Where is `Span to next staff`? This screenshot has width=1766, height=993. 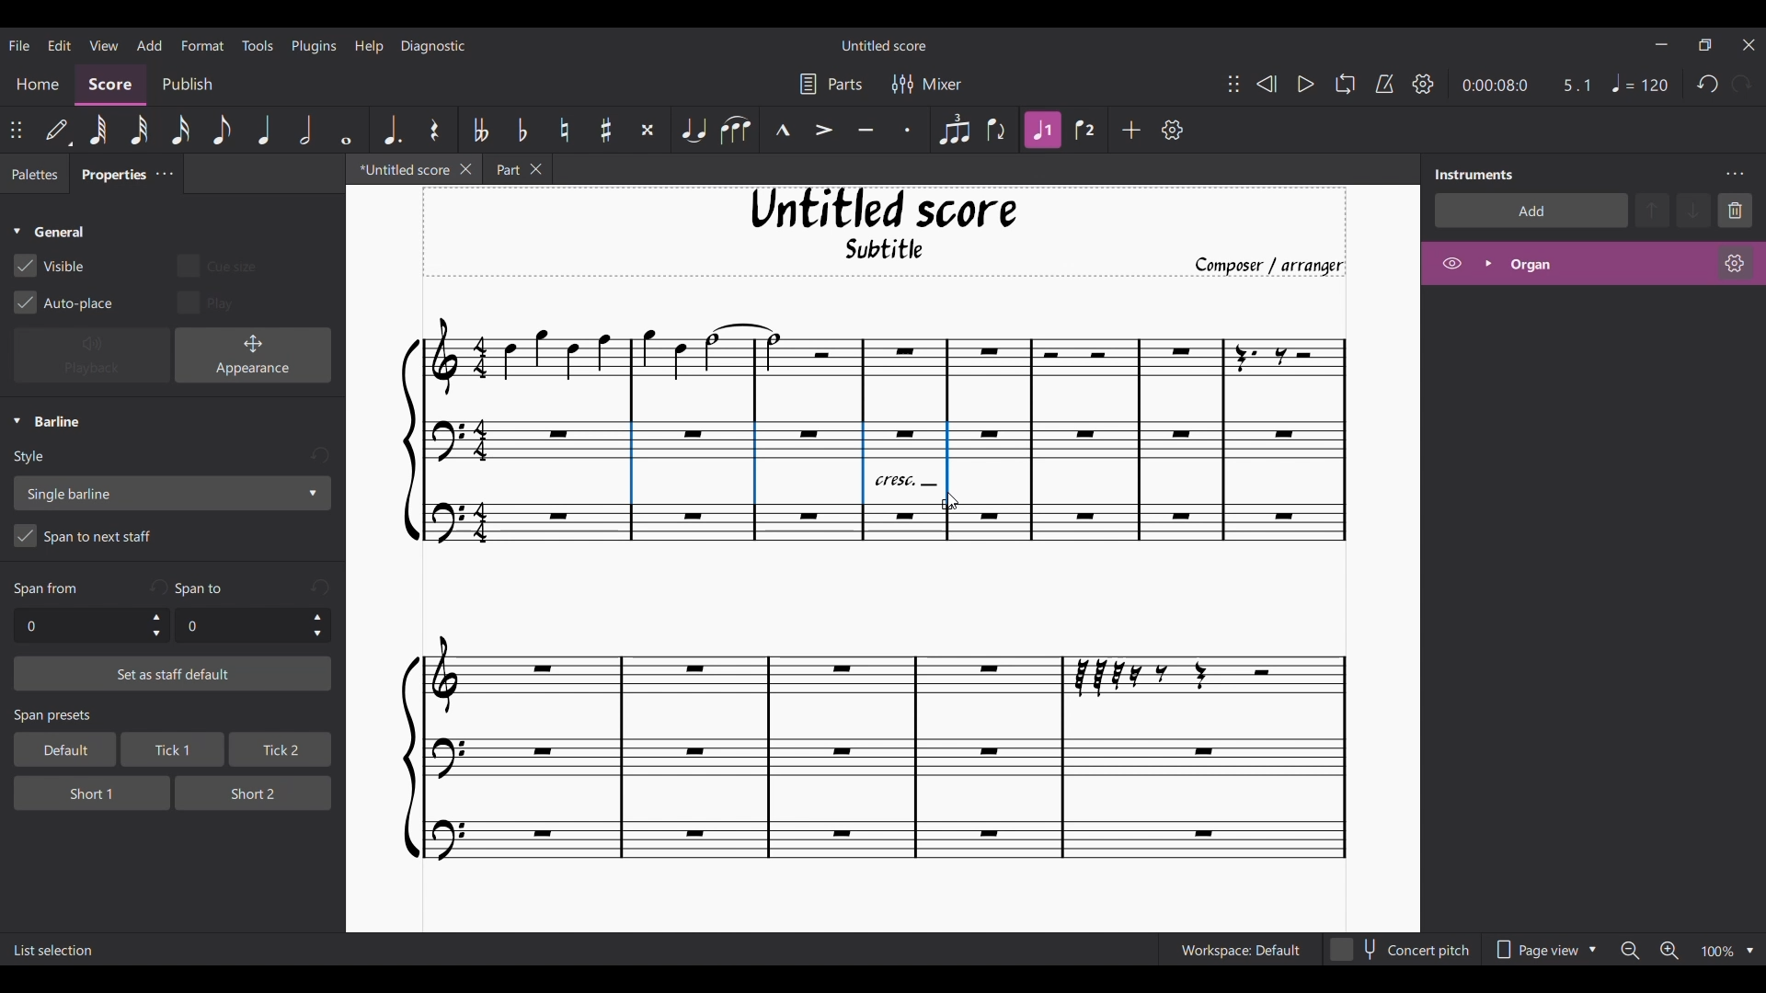
Span to next staff is located at coordinates (172, 539).